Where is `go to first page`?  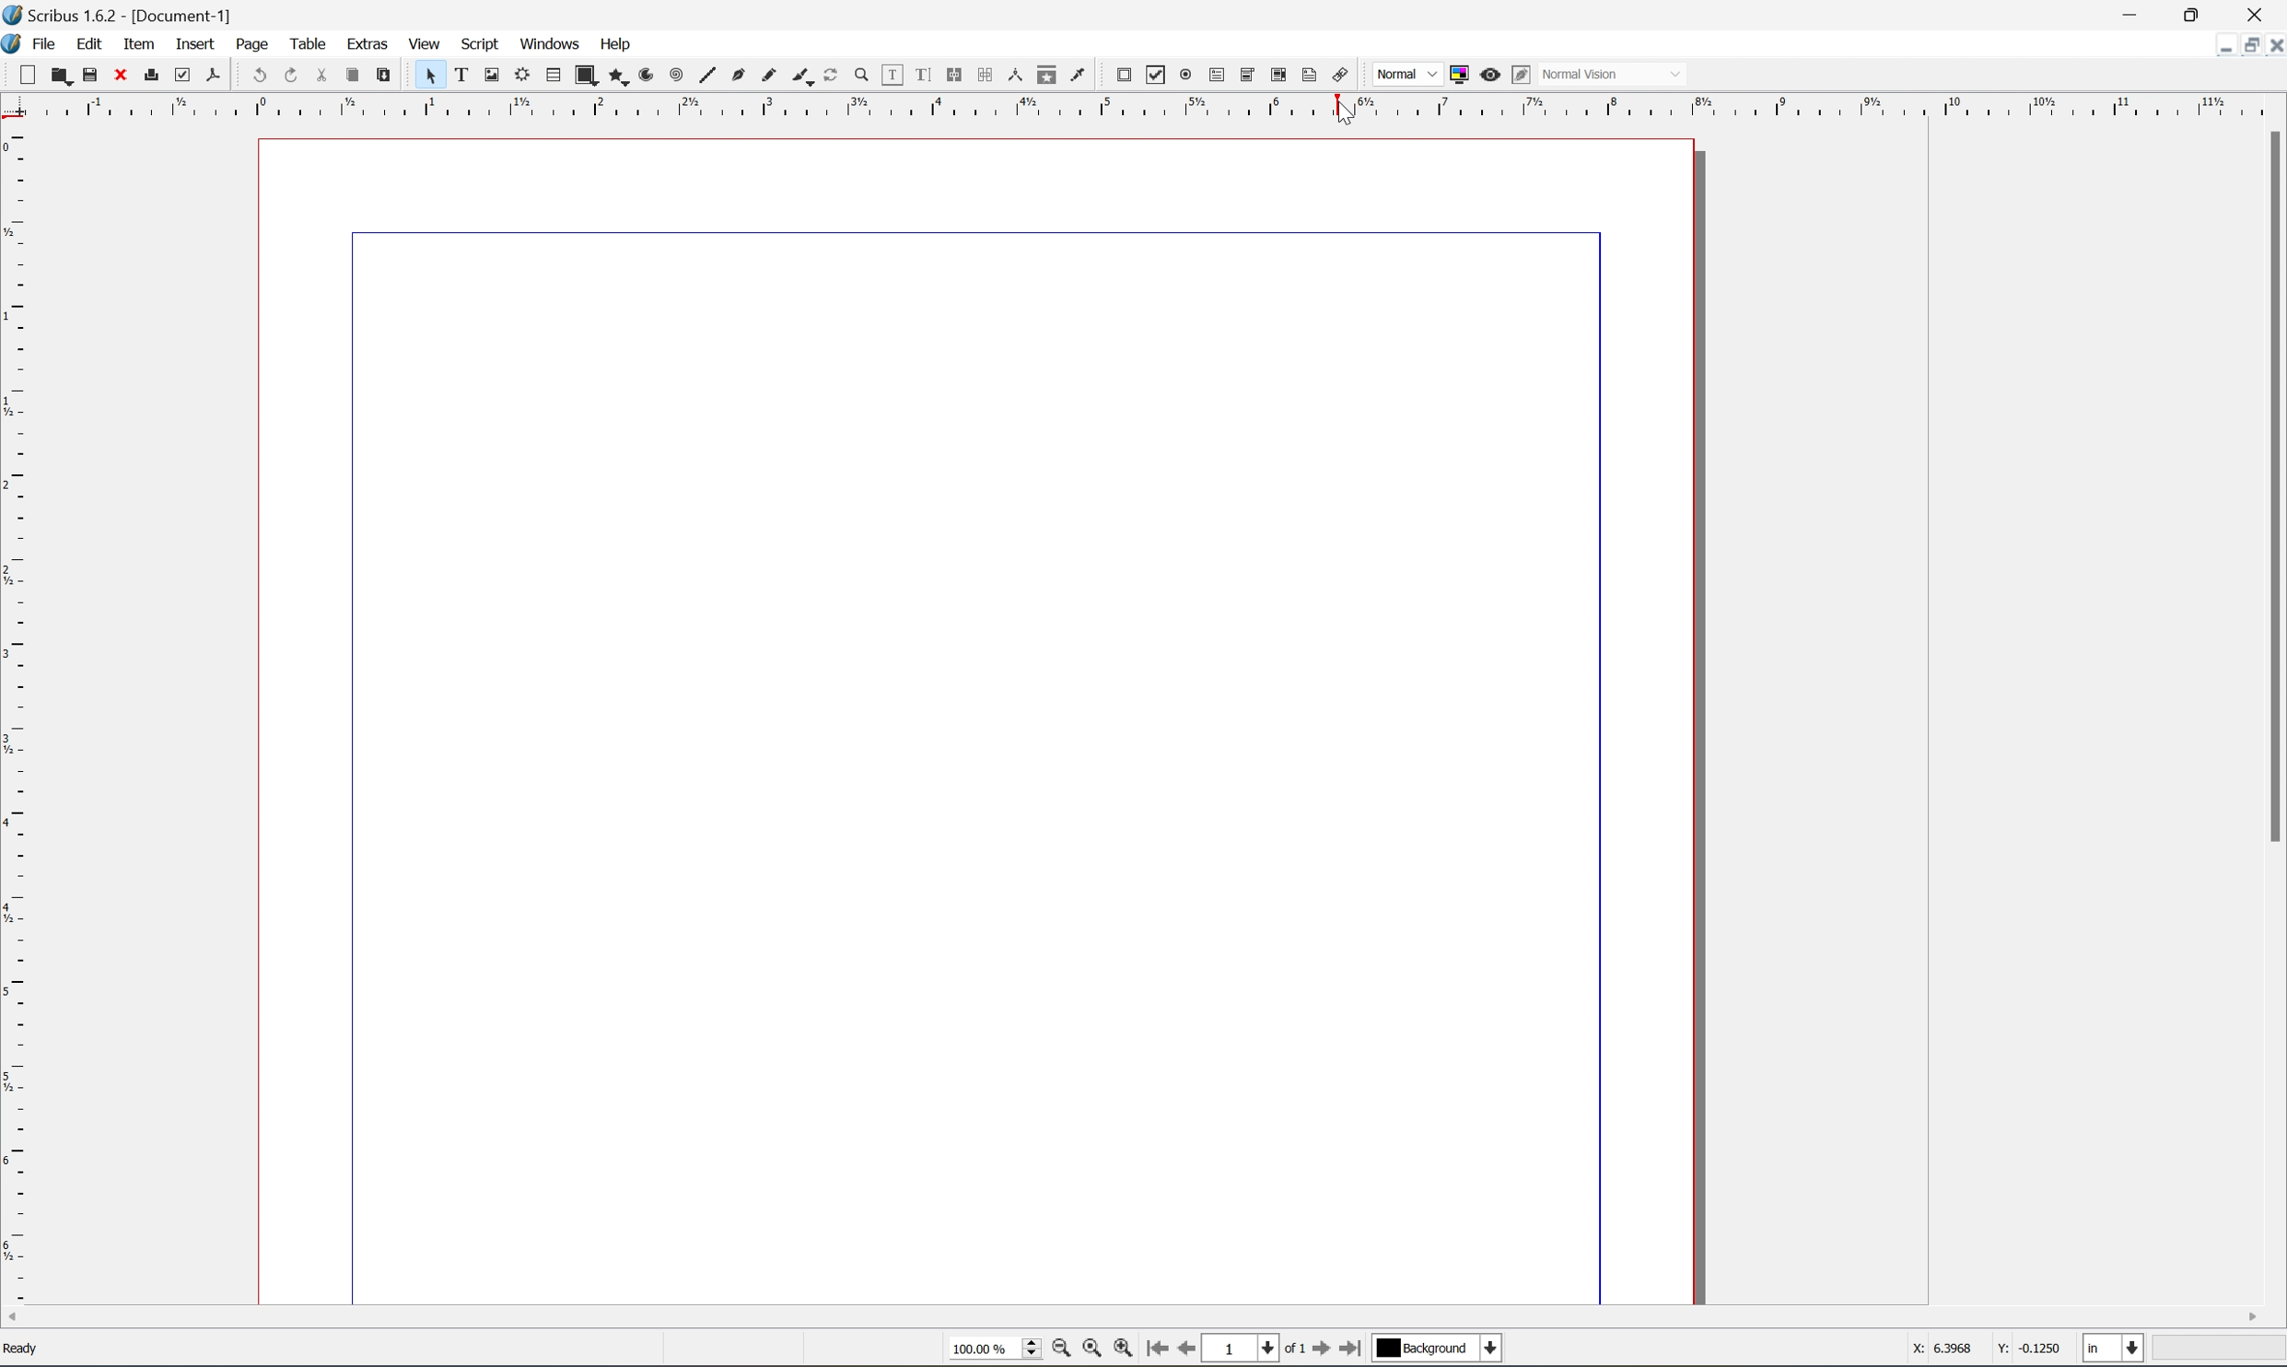
go to first page is located at coordinates (1320, 1351).